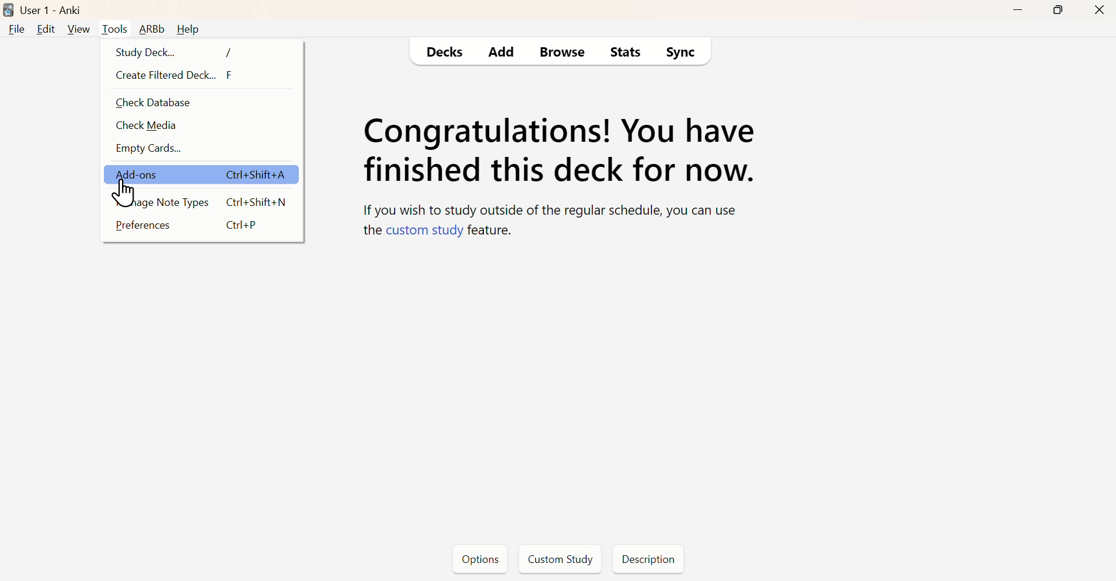  What do you see at coordinates (444, 53) in the screenshot?
I see `Decks` at bounding box center [444, 53].